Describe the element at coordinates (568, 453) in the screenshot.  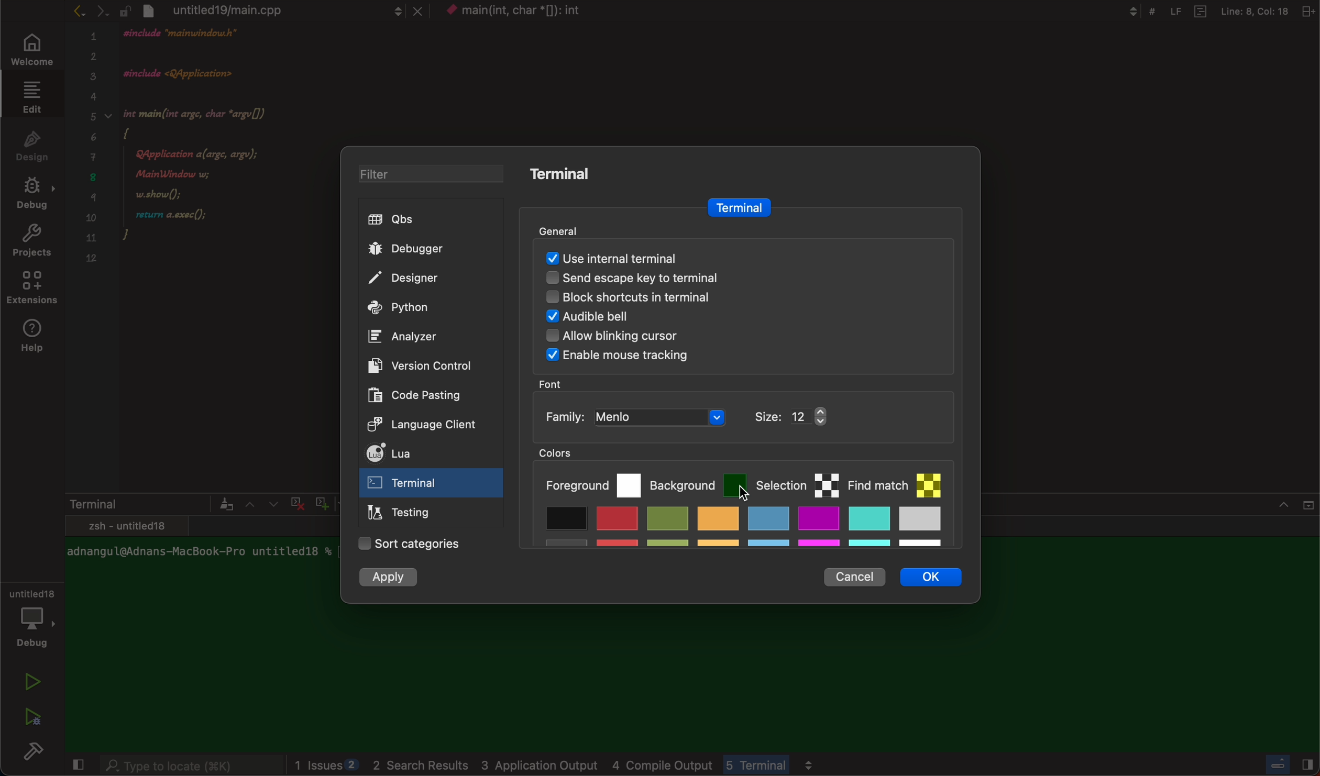
I see `colors` at that location.